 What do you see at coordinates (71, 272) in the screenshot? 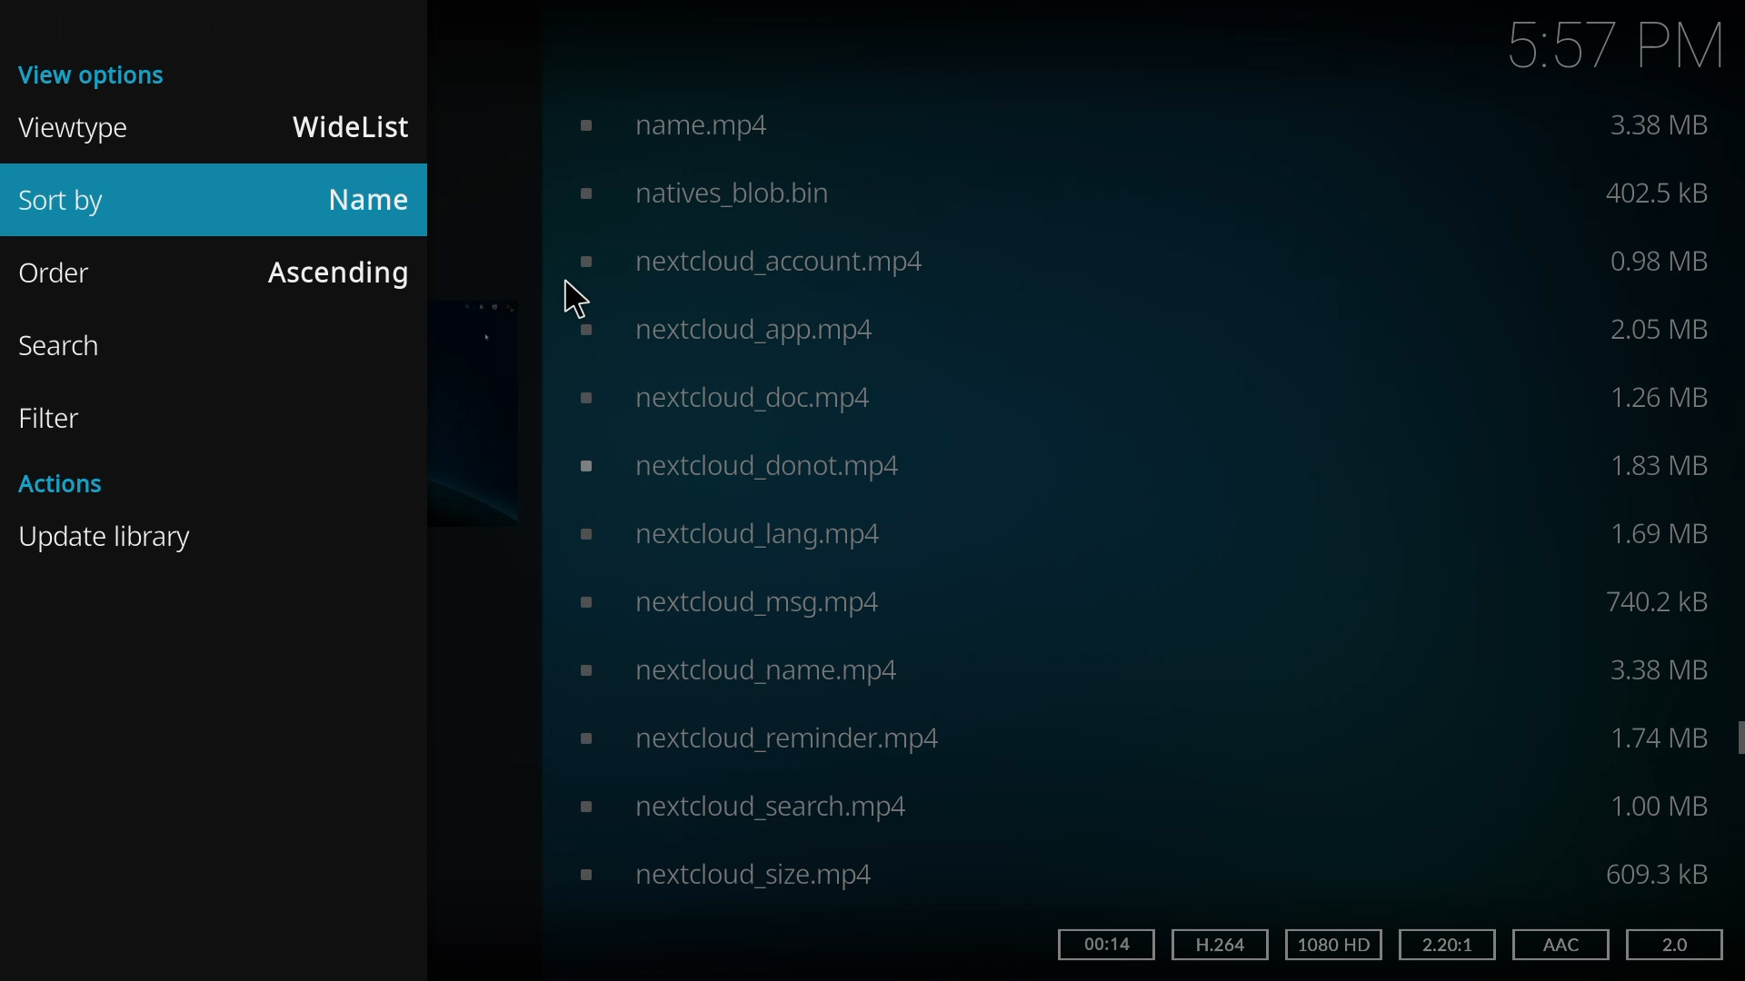
I see `order` at bounding box center [71, 272].